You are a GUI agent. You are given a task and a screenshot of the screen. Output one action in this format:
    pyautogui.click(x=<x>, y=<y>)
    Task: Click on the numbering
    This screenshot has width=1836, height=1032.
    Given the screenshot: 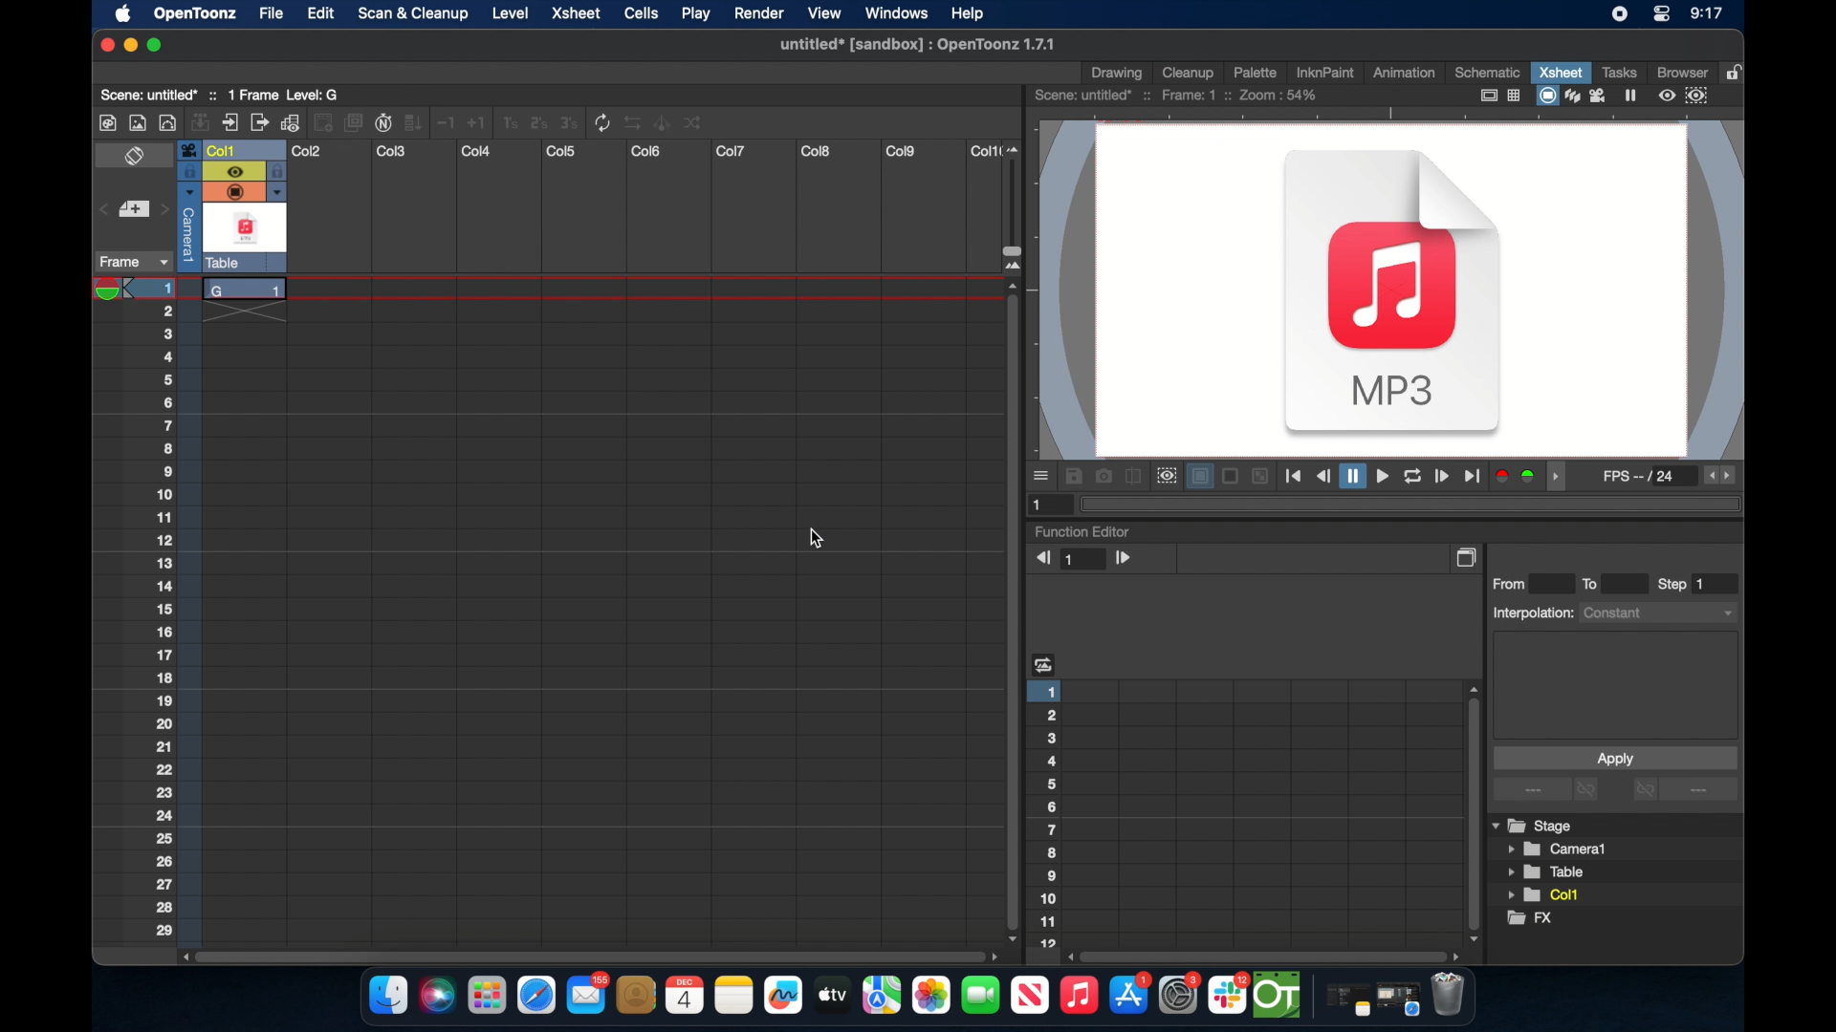 What is the action you would take?
    pyautogui.click(x=165, y=609)
    